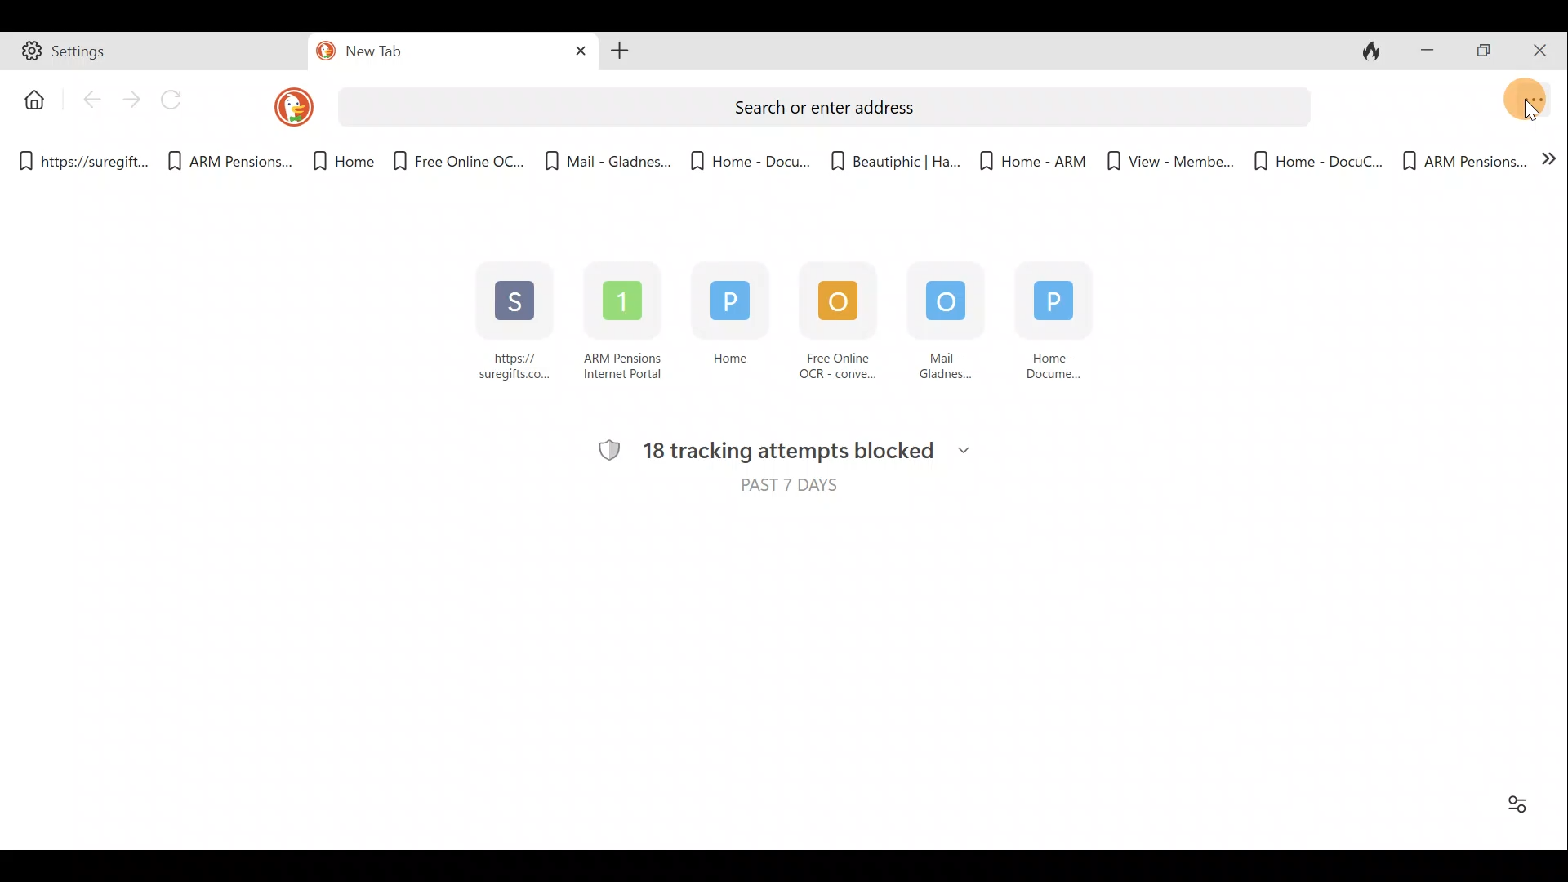  I want to click on Show more bookmarks, so click(1550, 163).